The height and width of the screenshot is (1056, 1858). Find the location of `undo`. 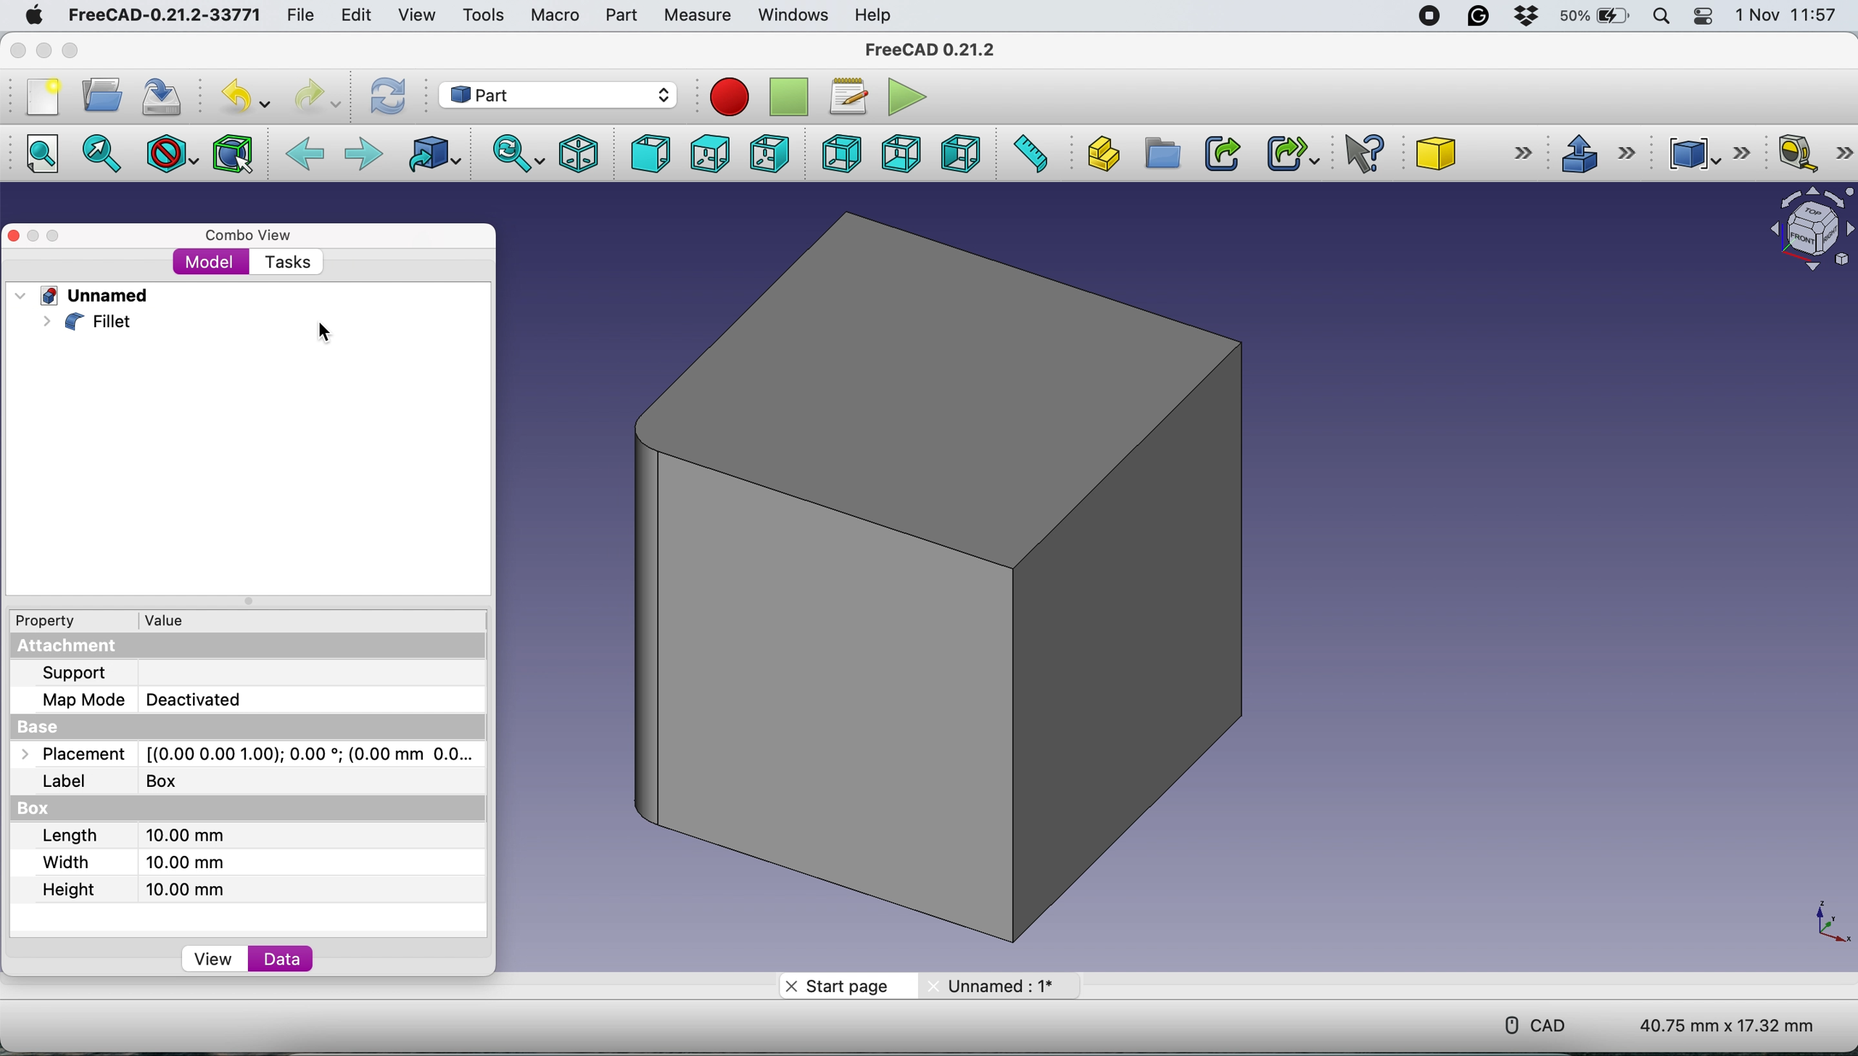

undo is located at coordinates (245, 96).